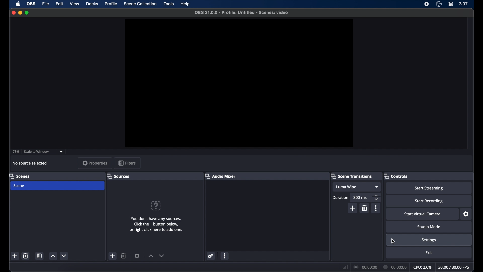 The height and width of the screenshot is (272, 483). Describe the element at coordinates (423, 267) in the screenshot. I see `cpu` at that location.